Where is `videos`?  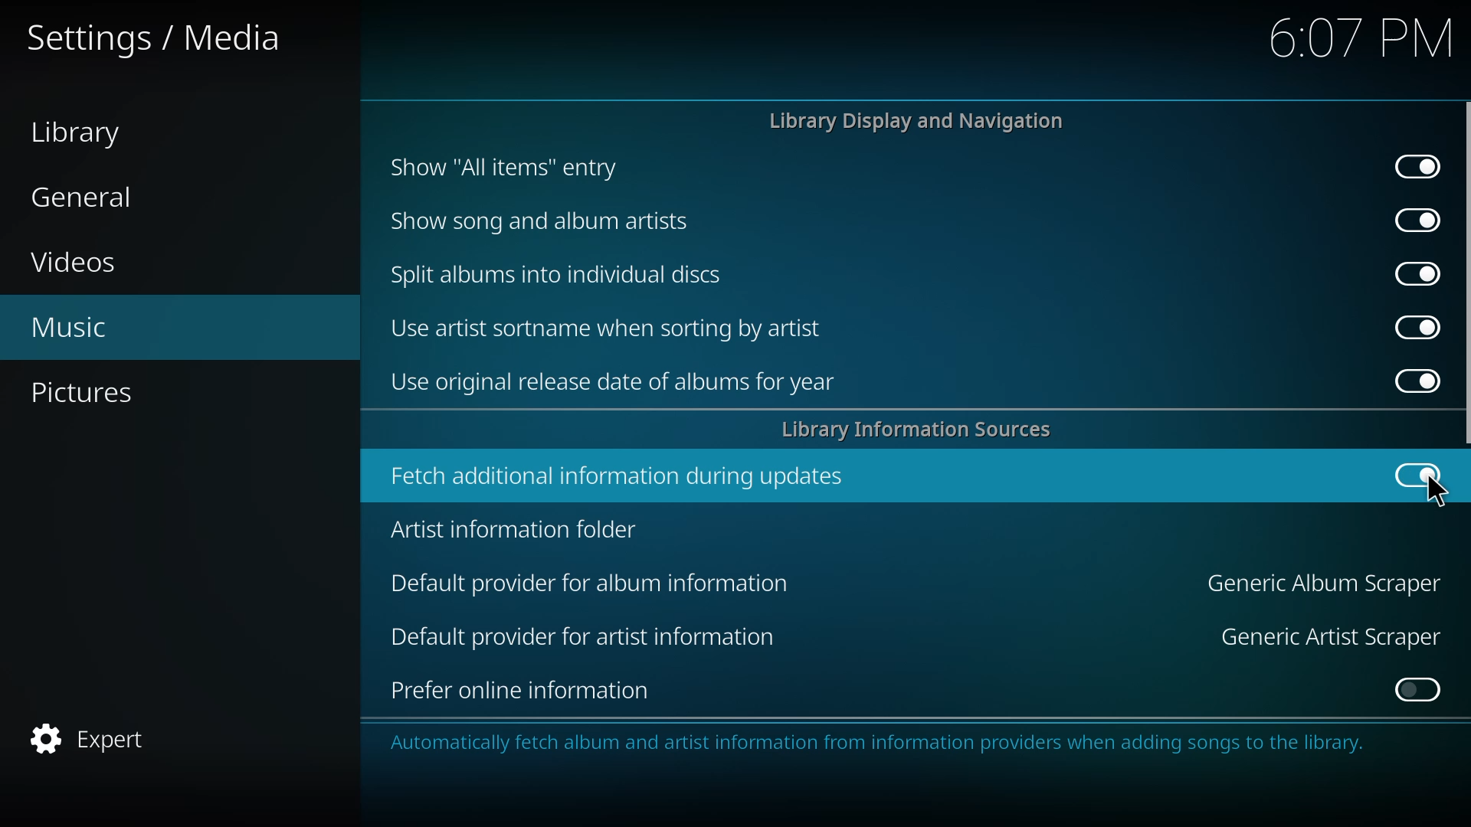
videos is located at coordinates (74, 260).